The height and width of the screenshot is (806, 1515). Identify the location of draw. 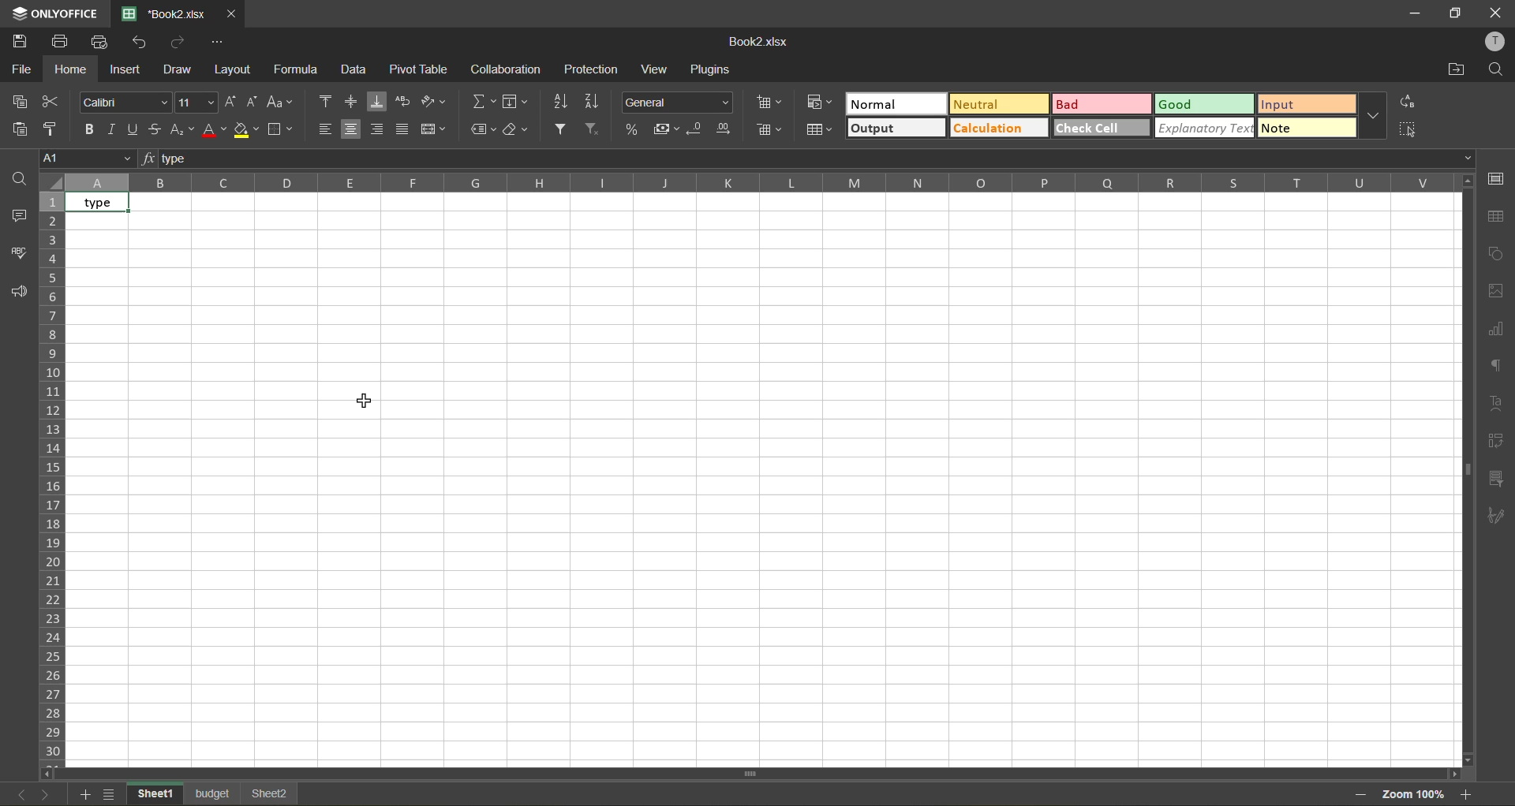
(182, 69).